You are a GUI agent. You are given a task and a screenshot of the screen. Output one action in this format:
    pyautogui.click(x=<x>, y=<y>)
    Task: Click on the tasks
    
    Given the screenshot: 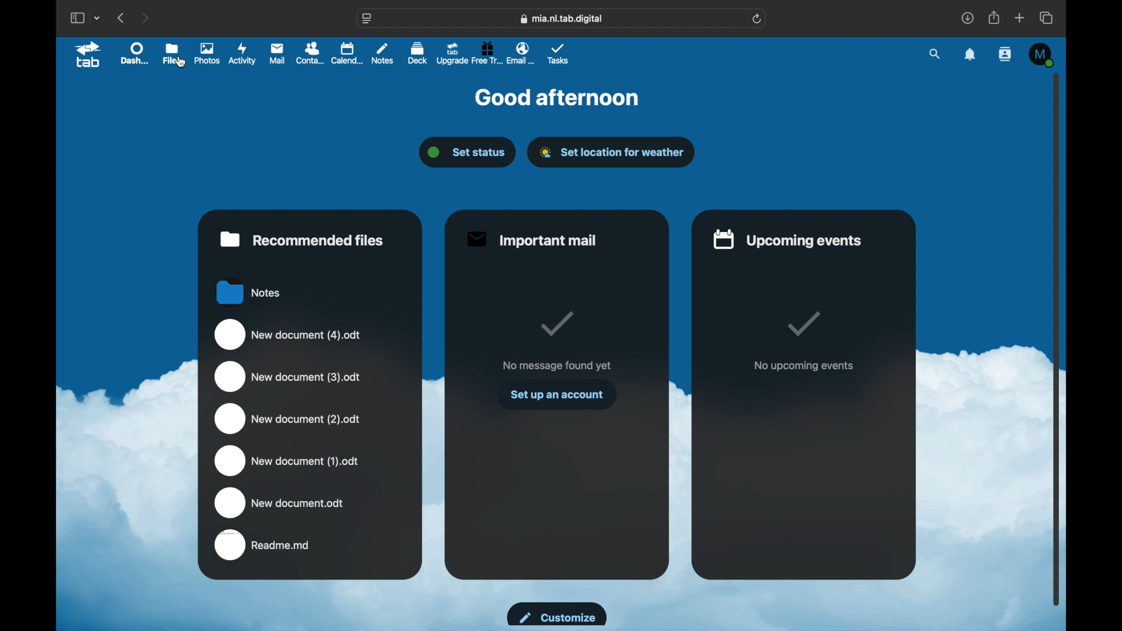 What is the action you would take?
    pyautogui.click(x=559, y=54)
    